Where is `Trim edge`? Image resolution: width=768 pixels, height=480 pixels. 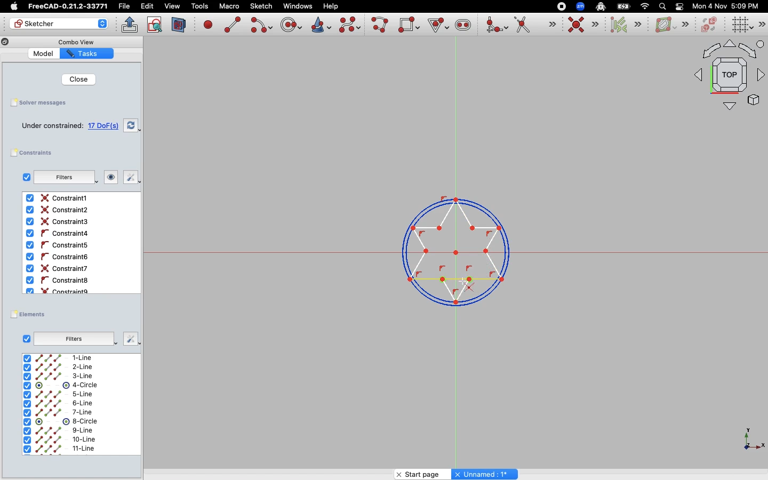 Trim edge is located at coordinates (535, 26).